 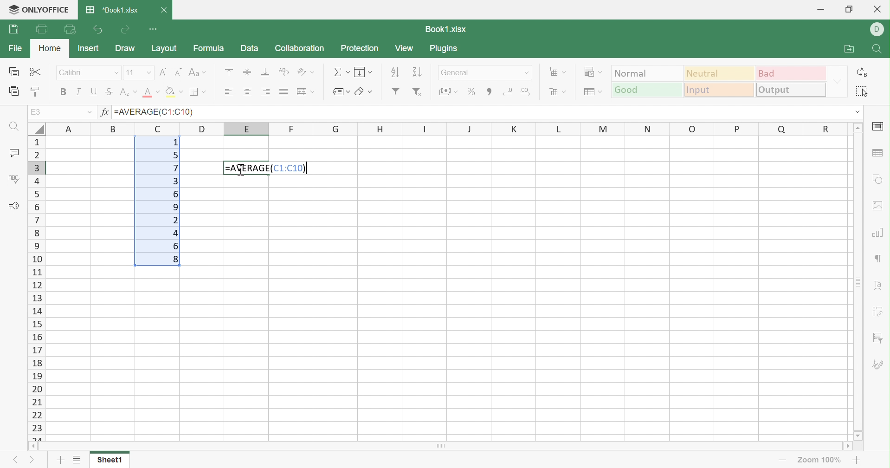 I want to click on Align Top, so click(x=229, y=72).